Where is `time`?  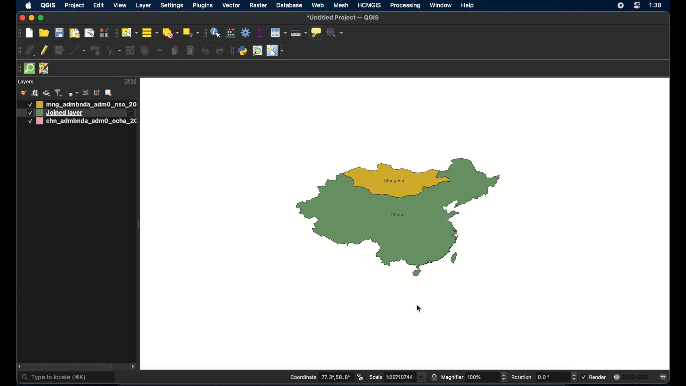
time is located at coordinates (657, 6).